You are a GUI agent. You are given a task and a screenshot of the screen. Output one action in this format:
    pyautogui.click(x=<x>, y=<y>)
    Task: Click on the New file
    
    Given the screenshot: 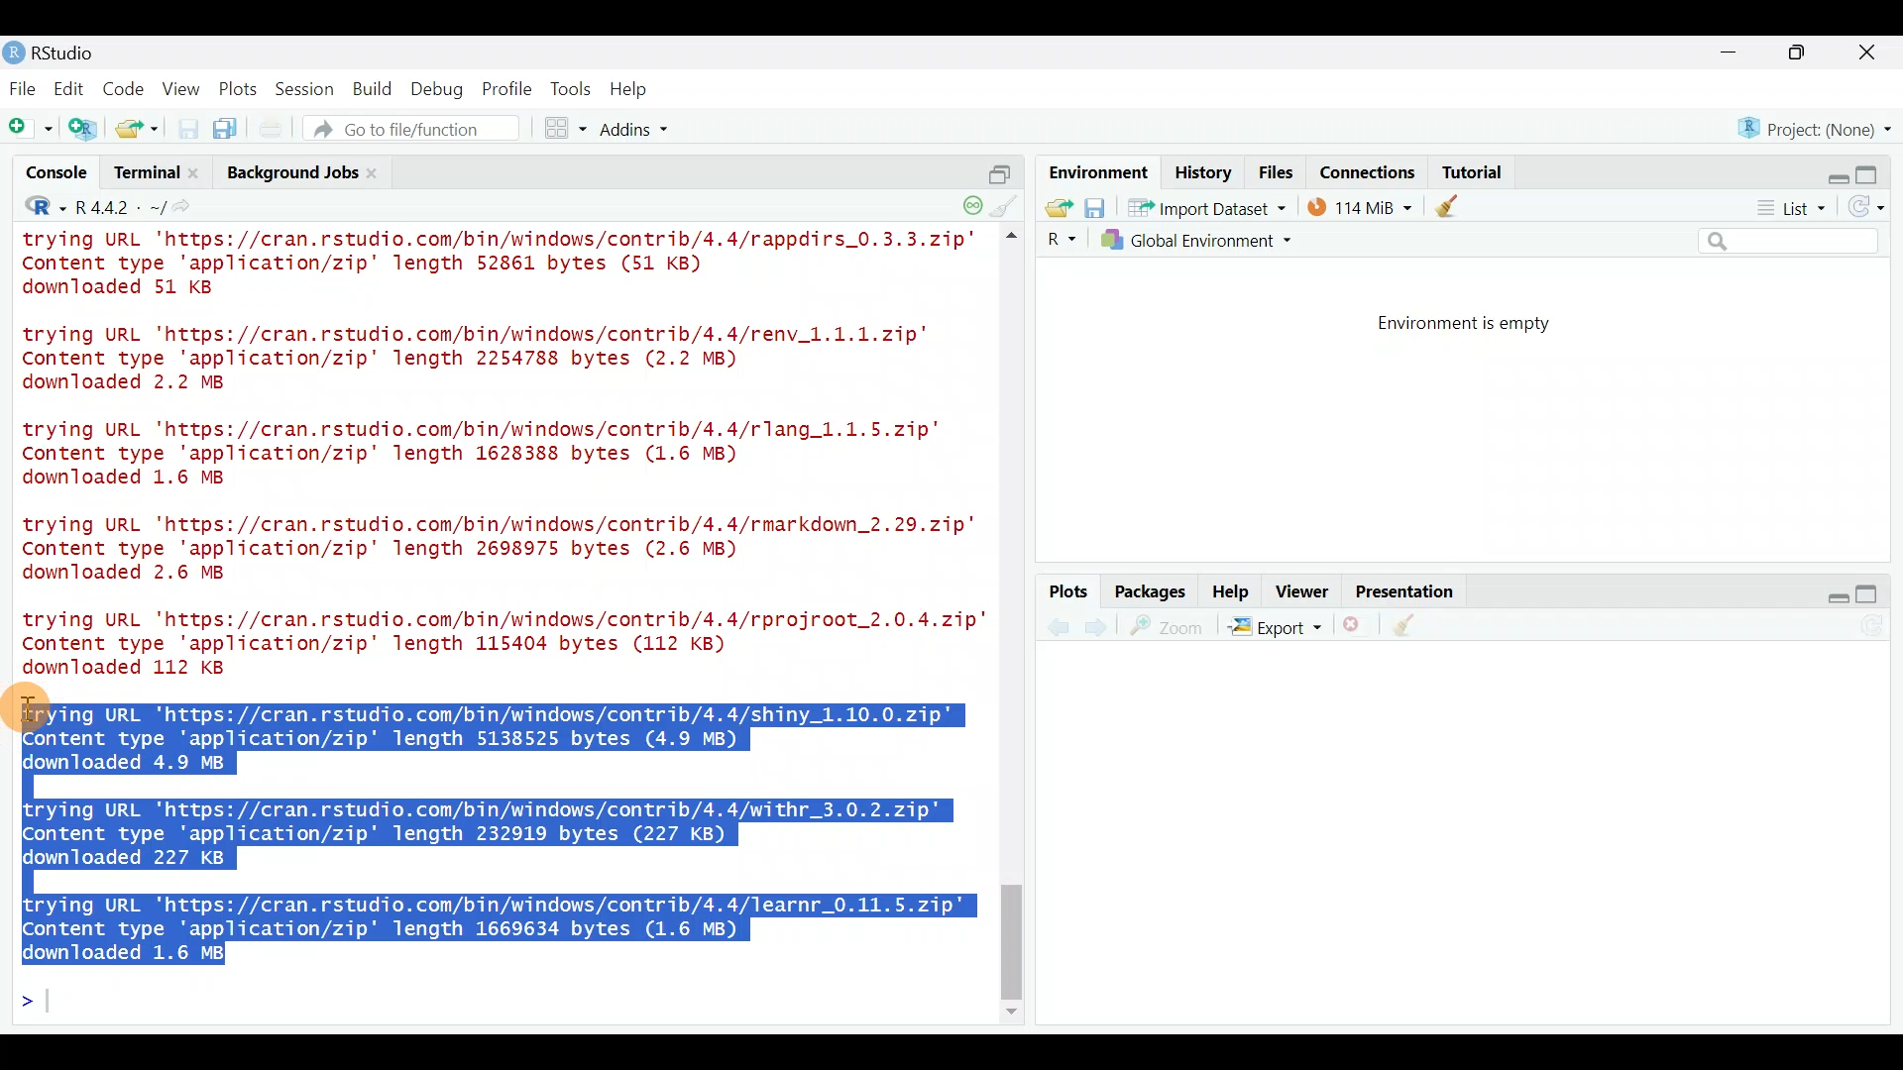 What is the action you would take?
    pyautogui.click(x=29, y=129)
    